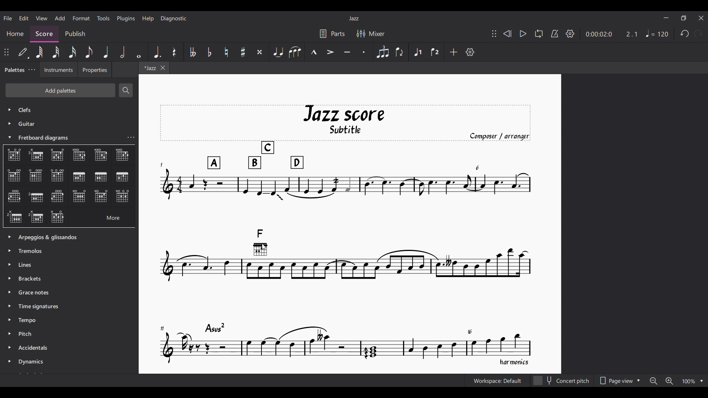  I want to click on Tenuto, so click(347, 52).